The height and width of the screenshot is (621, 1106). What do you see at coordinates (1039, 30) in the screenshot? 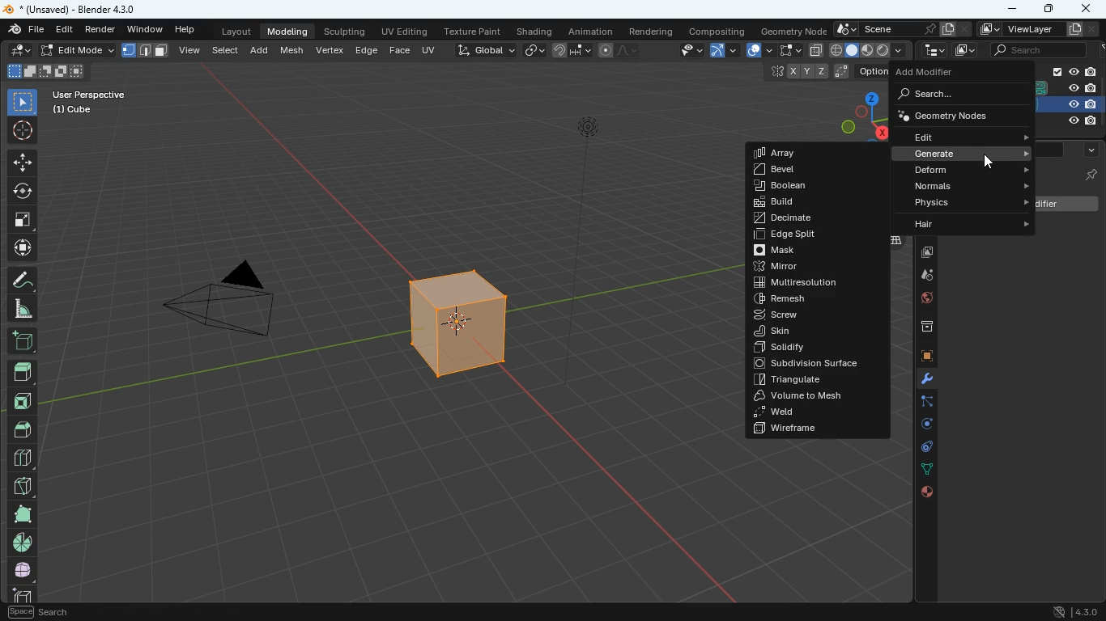
I see `viewlayer` at bounding box center [1039, 30].